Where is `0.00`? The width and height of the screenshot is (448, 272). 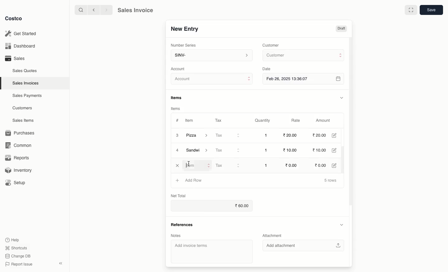
0.00 is located at coordinates (292, 165).